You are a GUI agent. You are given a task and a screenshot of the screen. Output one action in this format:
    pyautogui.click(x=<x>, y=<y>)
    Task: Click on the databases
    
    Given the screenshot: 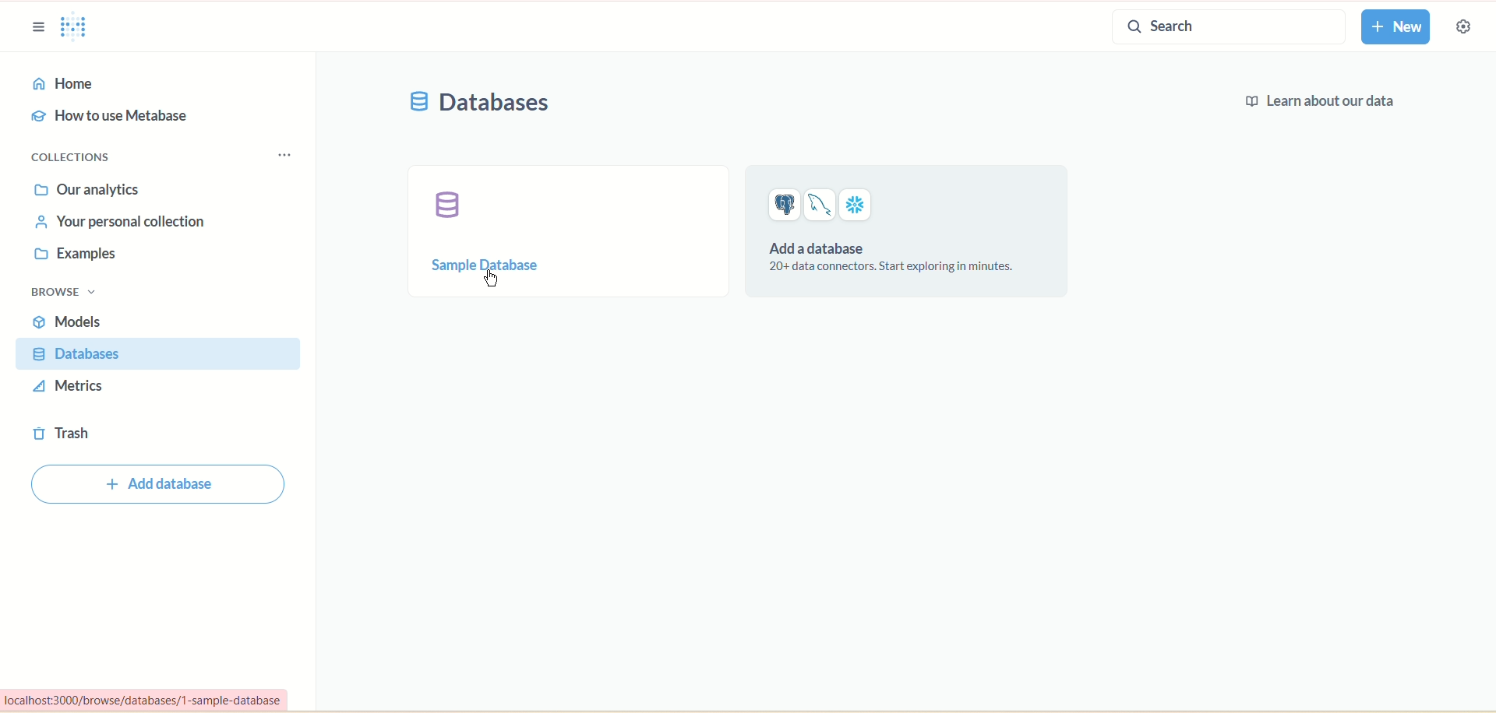 What is the action you would take?
    pyautogui.click(x=482, y=105)
    